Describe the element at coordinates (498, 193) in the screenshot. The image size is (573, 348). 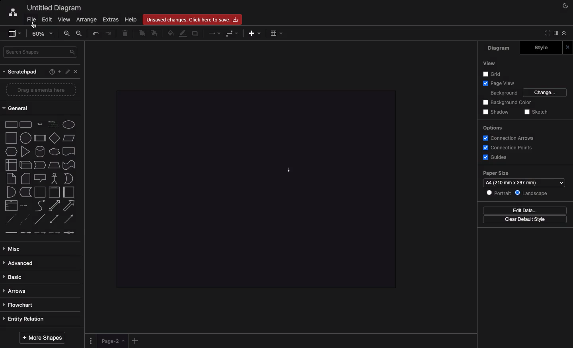
I see `Portrait` at that location.